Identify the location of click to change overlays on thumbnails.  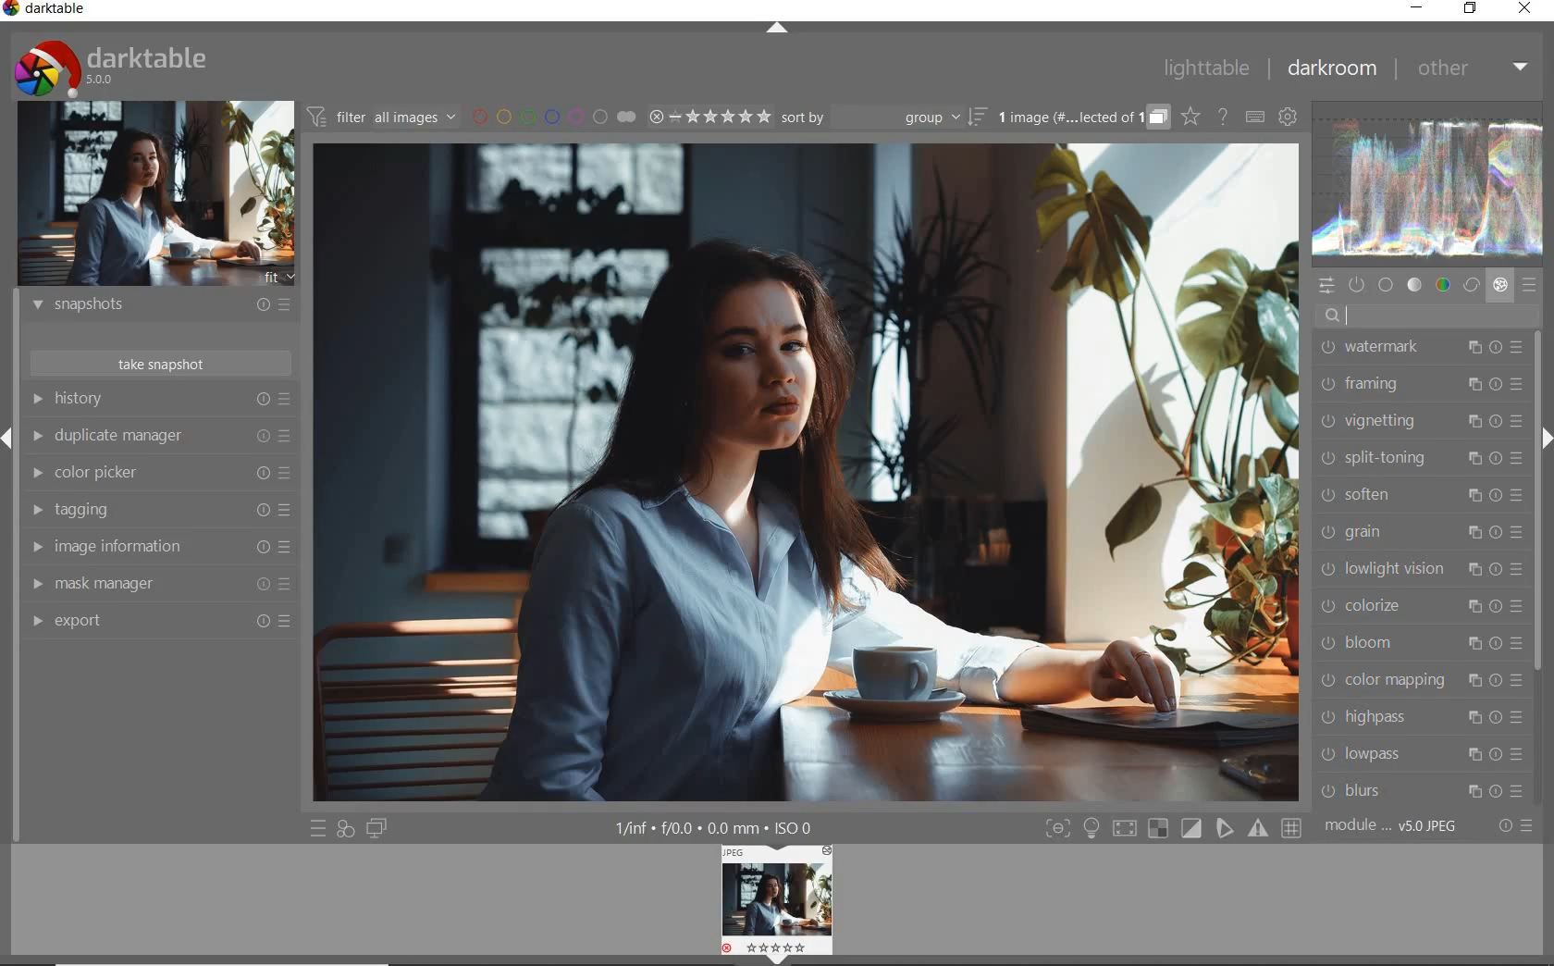
(1191, 118).